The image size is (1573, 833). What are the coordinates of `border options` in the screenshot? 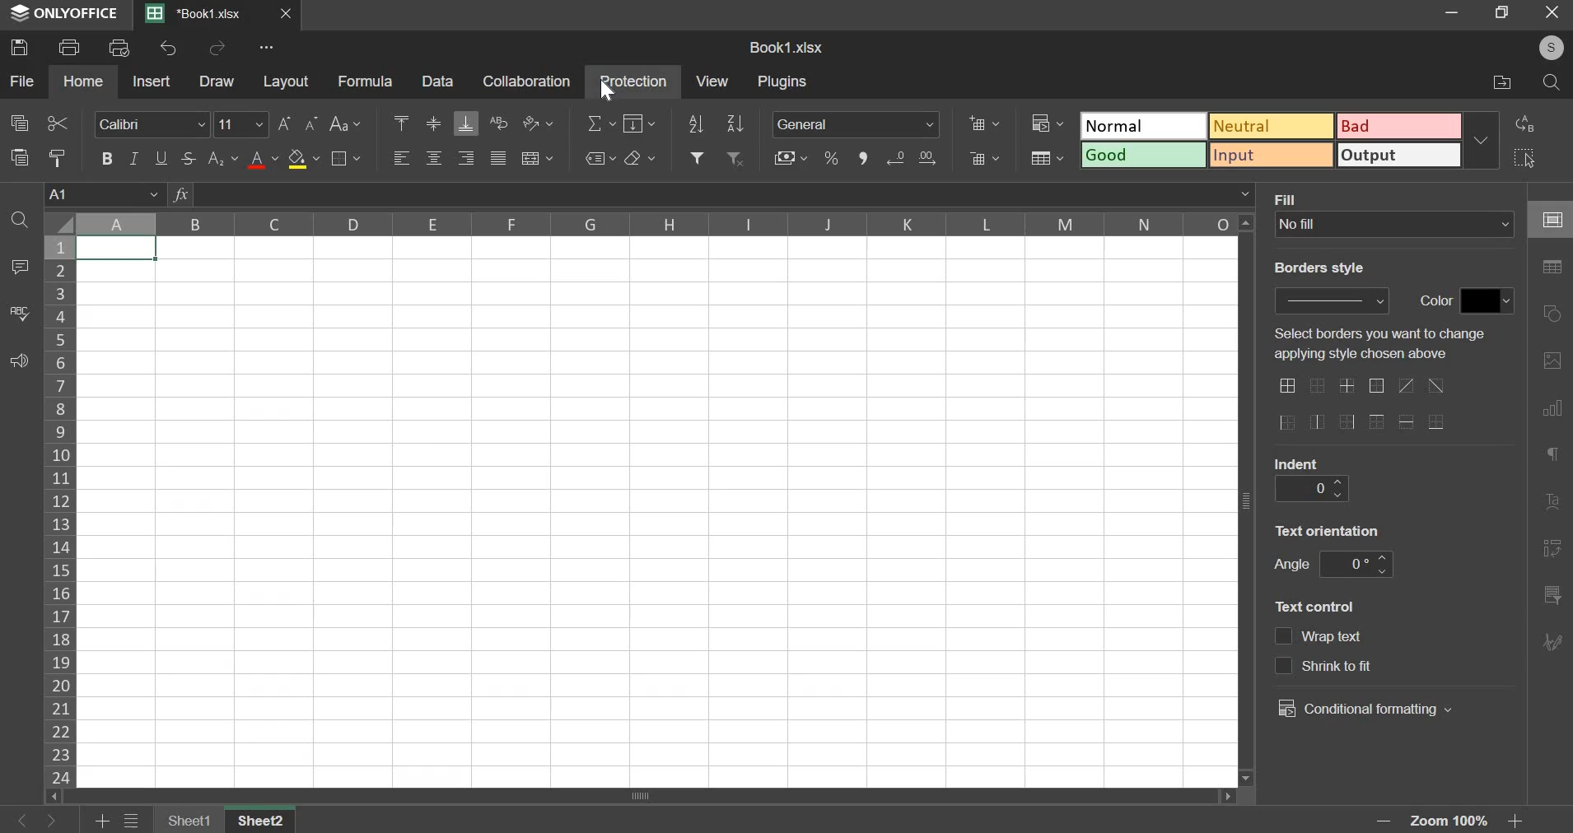 It's located at (1317, 422).